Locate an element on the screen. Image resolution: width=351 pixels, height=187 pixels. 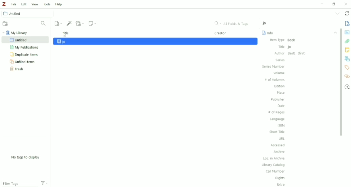
Add Attachment is located at coordinates (80, 23).